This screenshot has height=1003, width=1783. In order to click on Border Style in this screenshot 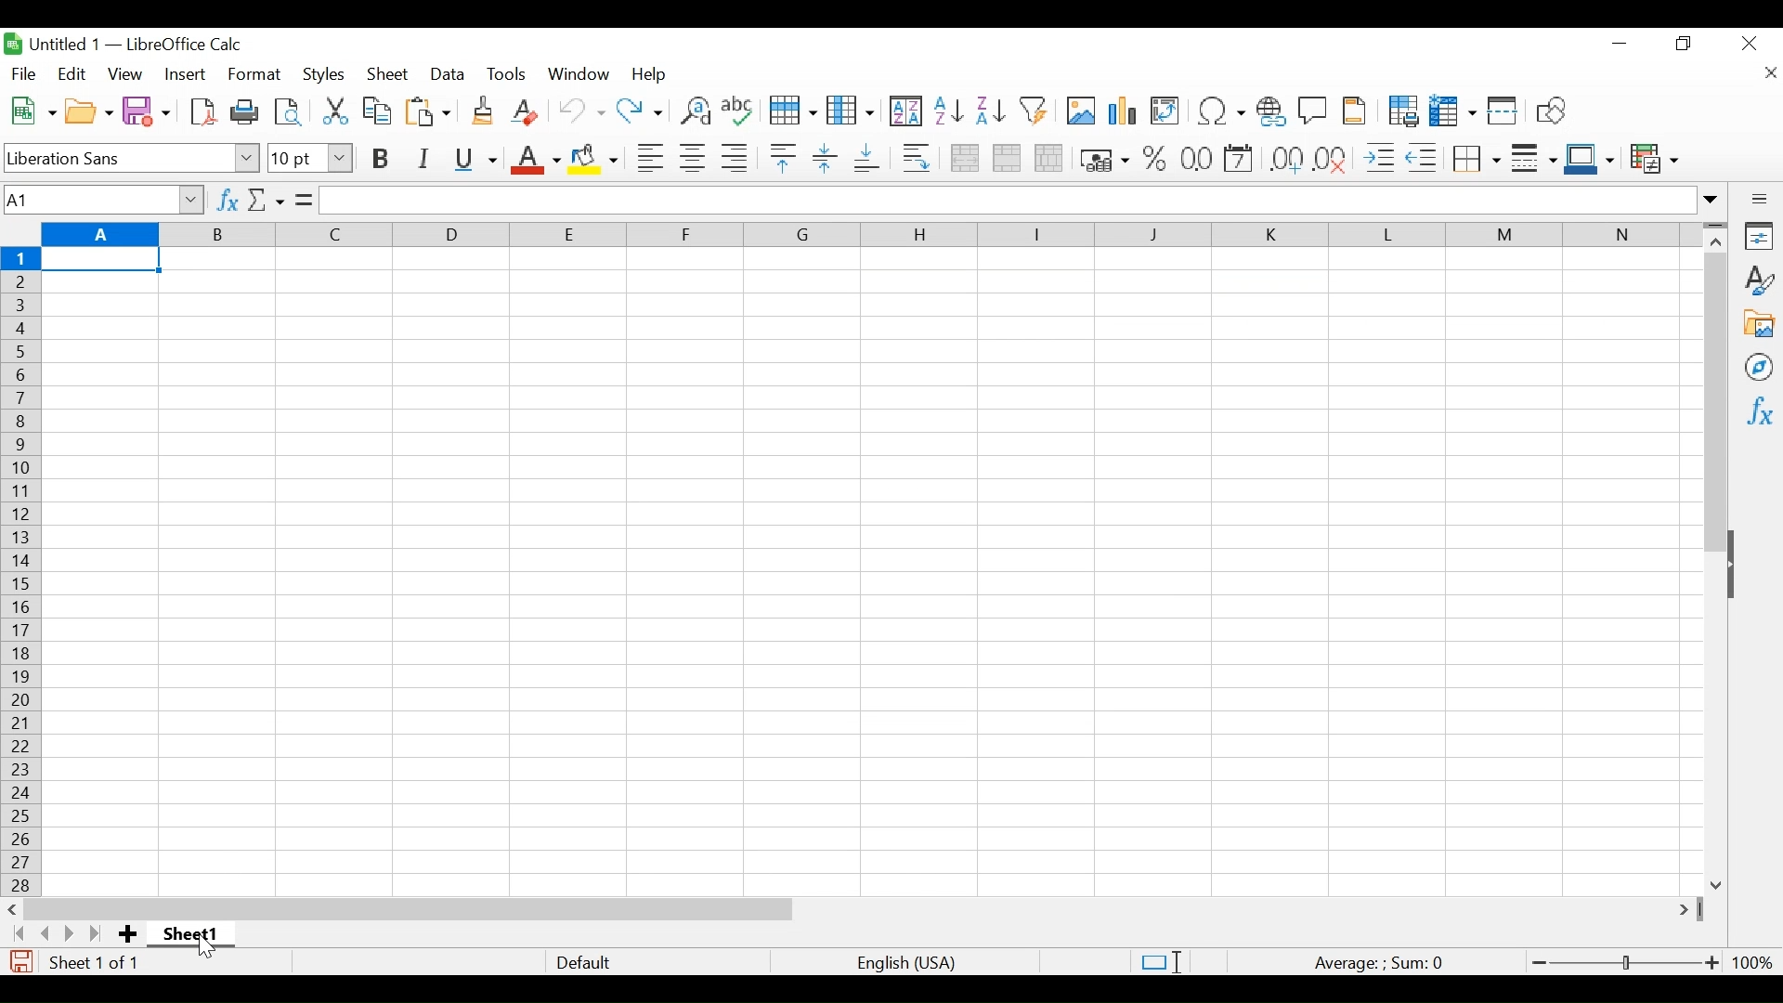, I will do `click(1534, 161)`.